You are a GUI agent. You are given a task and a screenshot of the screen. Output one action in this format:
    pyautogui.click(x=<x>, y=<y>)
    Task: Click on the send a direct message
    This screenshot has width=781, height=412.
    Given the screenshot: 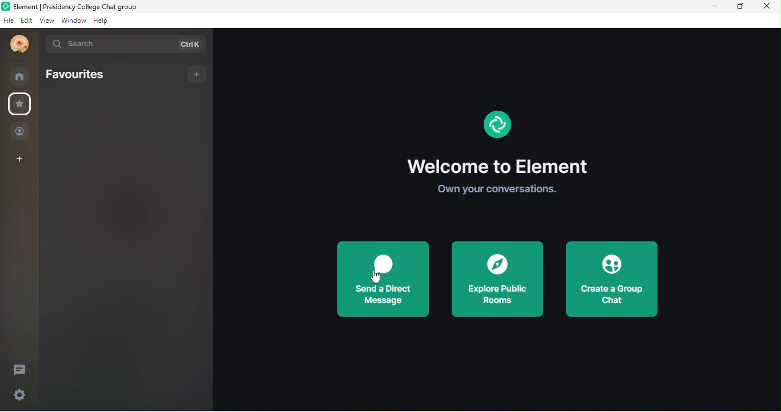 What is the action you would take?
    pyautogui.click(x=384, y=279)
    